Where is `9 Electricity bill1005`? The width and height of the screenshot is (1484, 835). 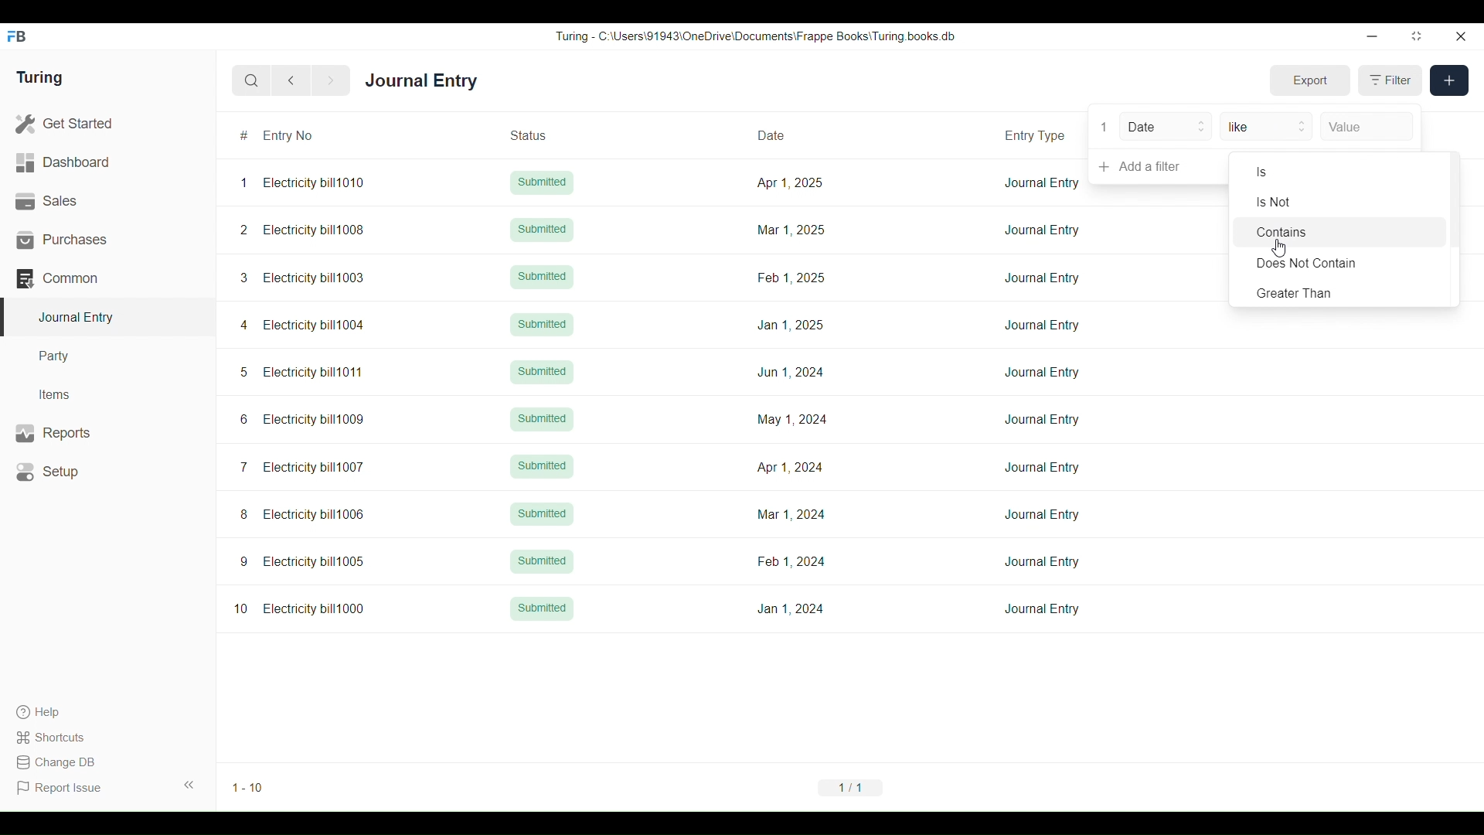 9 Electricity bill1005 is located at coordinates (303, 561).